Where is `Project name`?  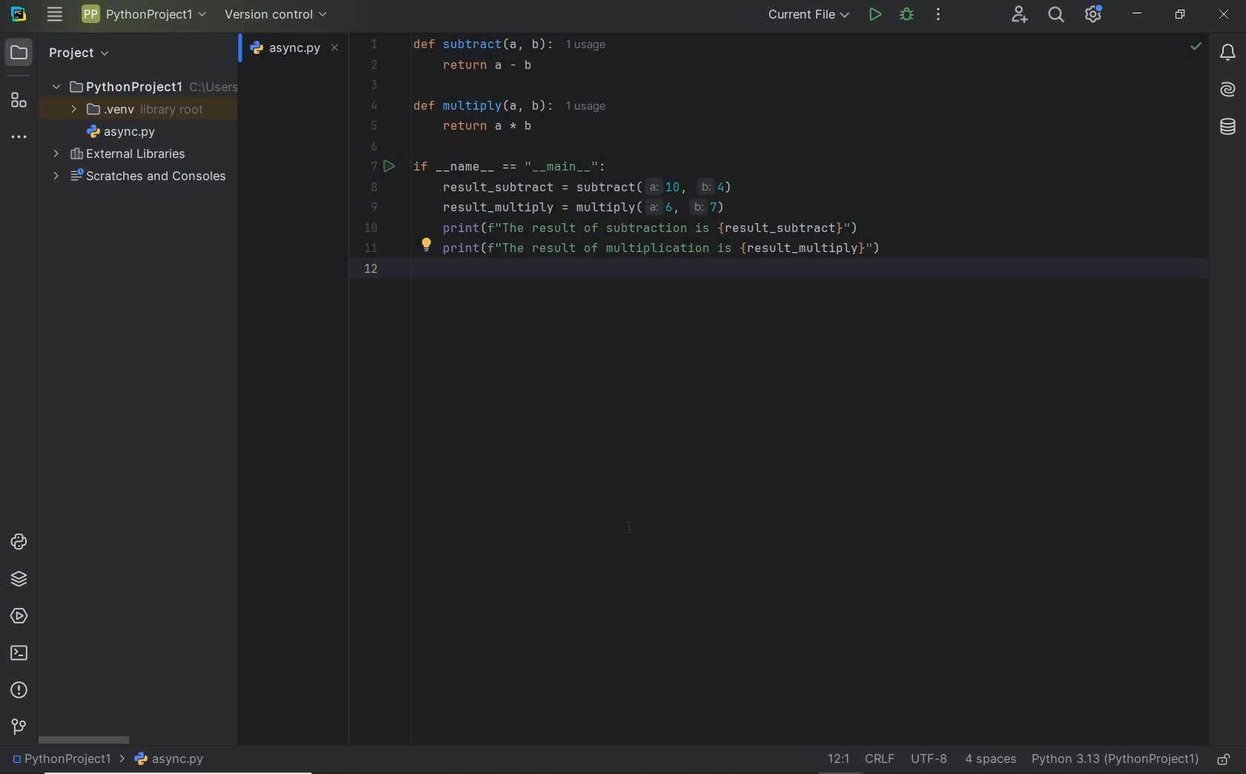 Project name is located at coordinates (144, 86).